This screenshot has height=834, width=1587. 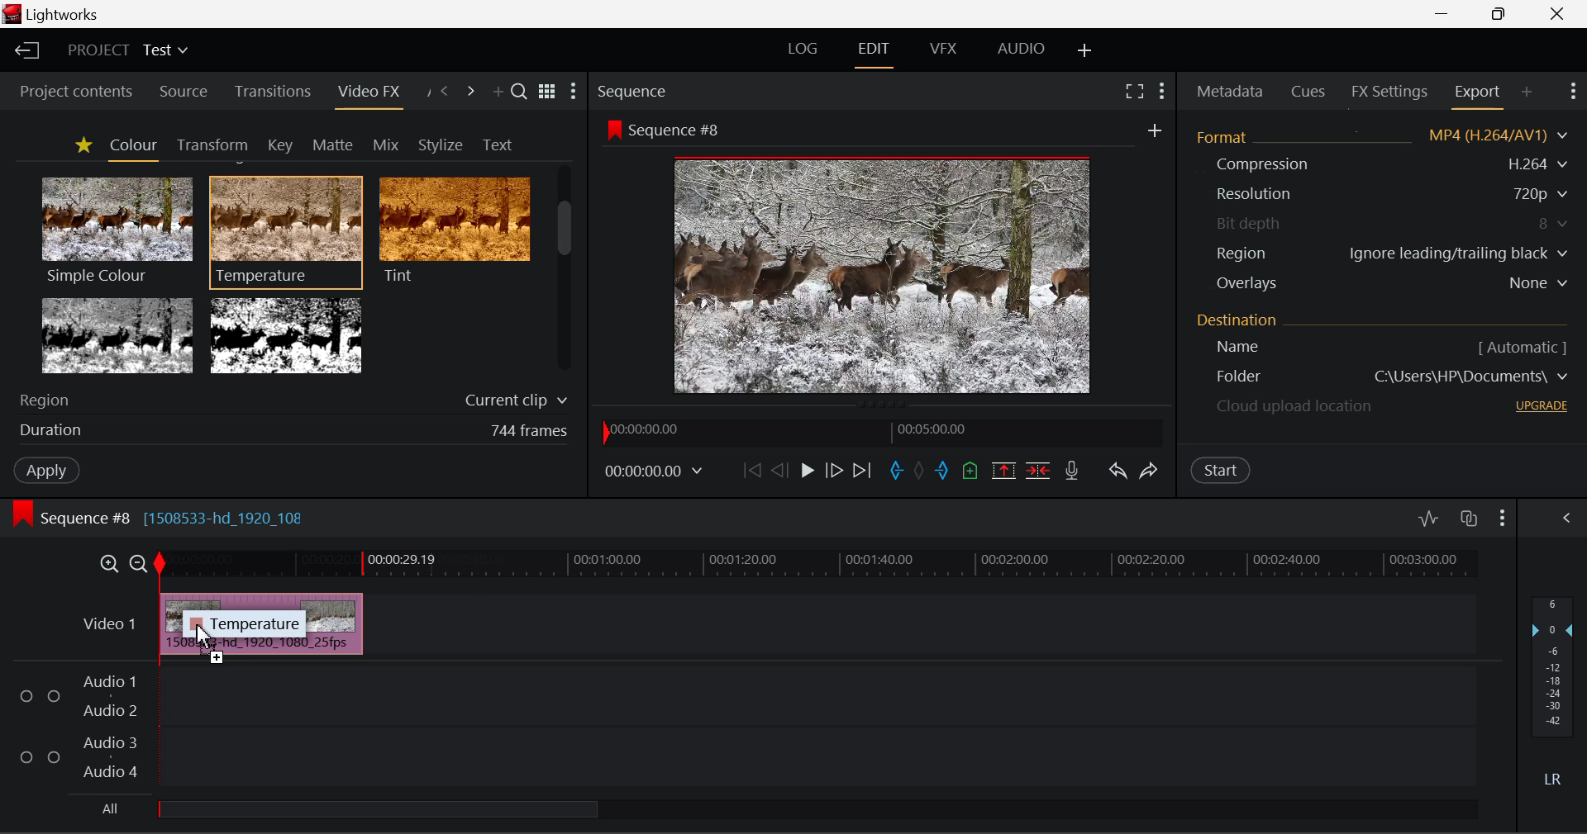 What do you see at coordinates (111, 808) in the screenshot?
I see `All` at bounding box center [111, 808].